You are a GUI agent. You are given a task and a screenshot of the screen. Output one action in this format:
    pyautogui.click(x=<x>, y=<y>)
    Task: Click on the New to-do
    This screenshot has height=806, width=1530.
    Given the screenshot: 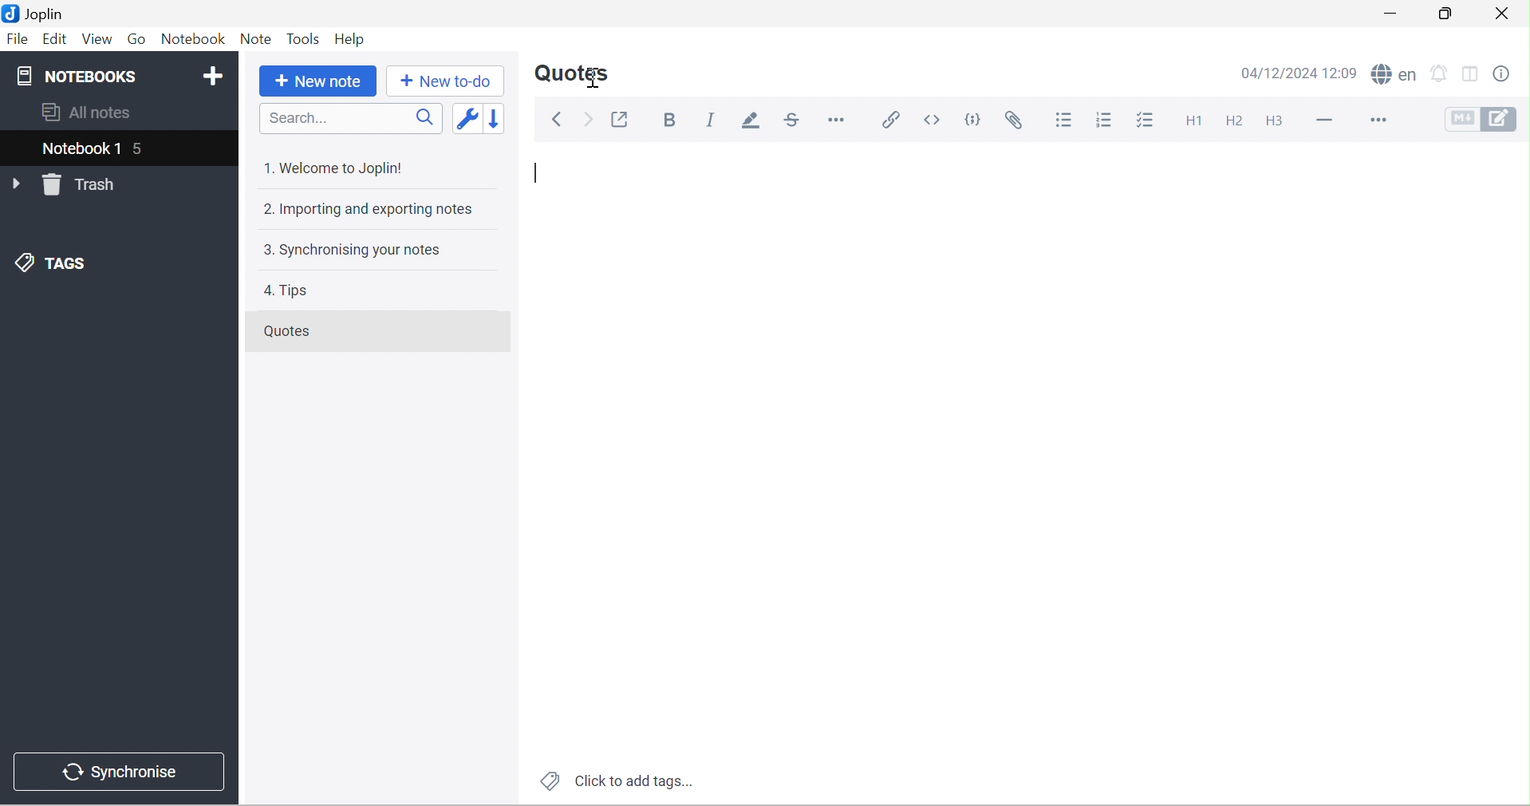 What is the action you would take?
    pyautogui.click(x=444, y=81)
    